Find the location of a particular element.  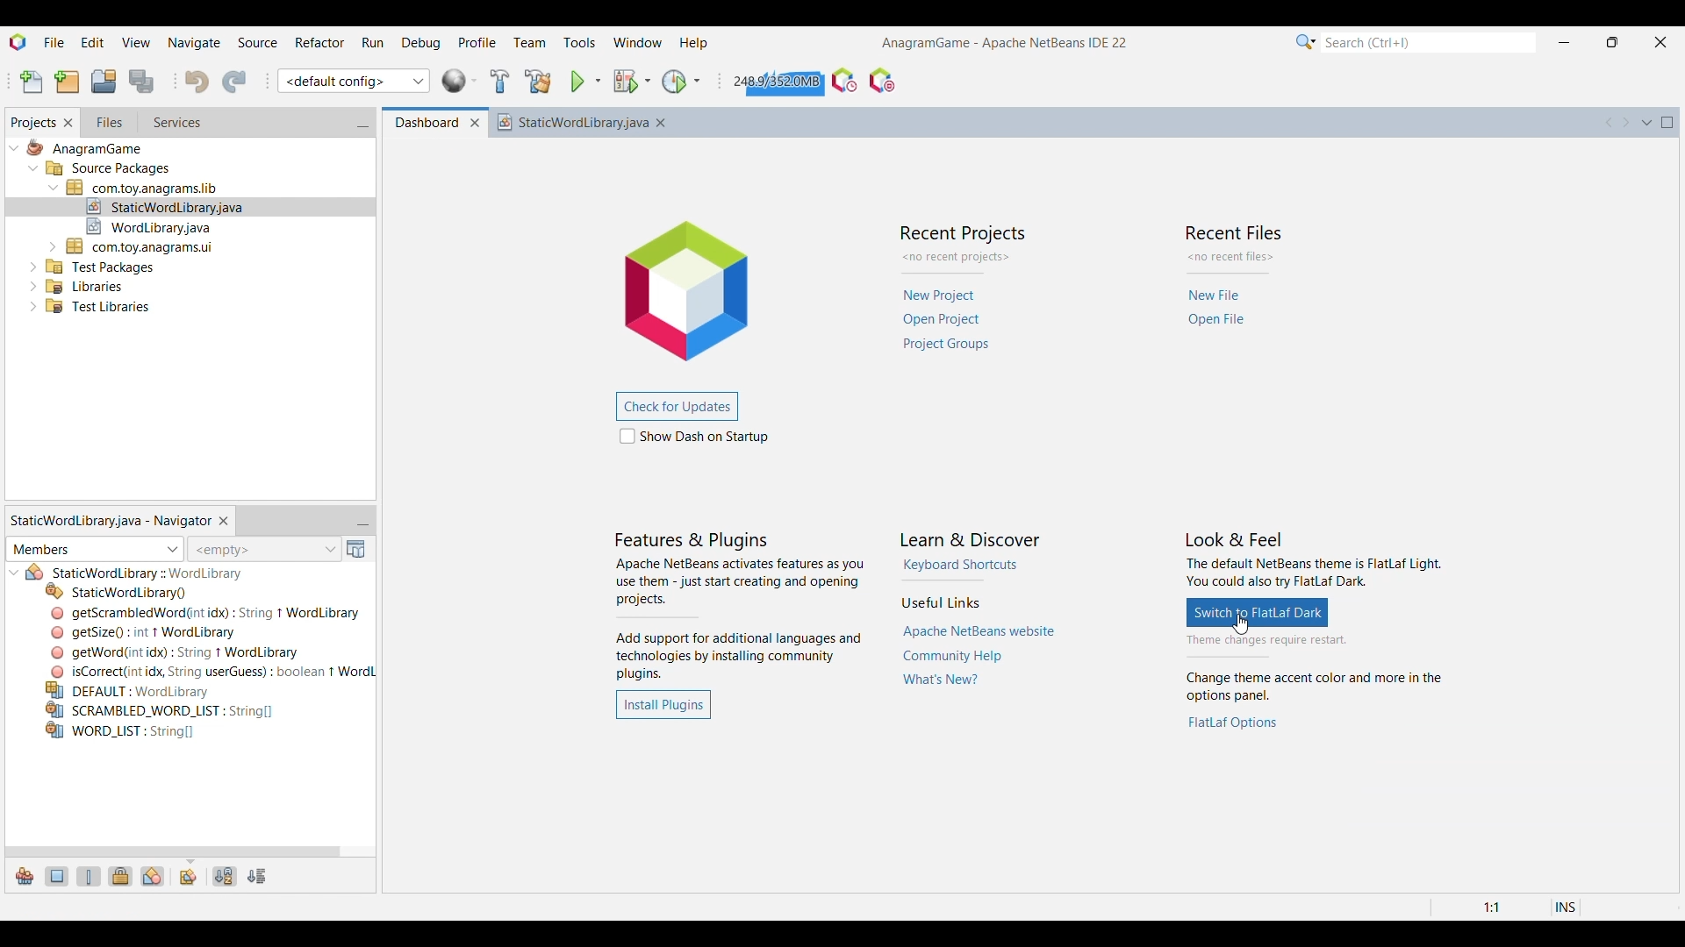

World Library is located at coordinates (460, 81).